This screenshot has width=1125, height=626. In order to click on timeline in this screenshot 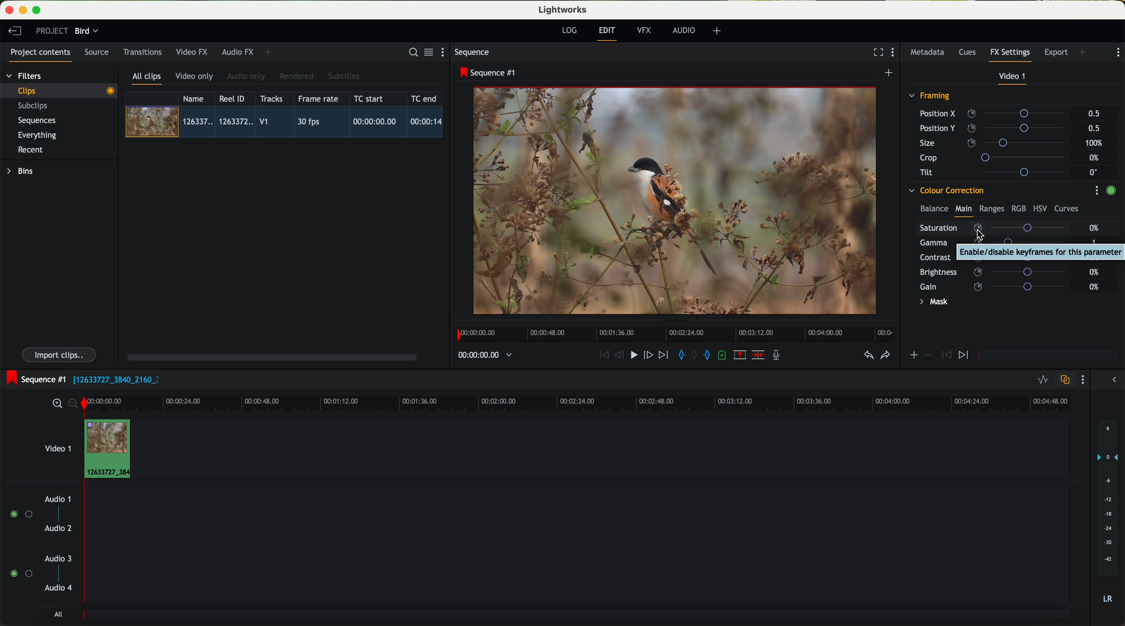, I will do `click(480, 356)`.